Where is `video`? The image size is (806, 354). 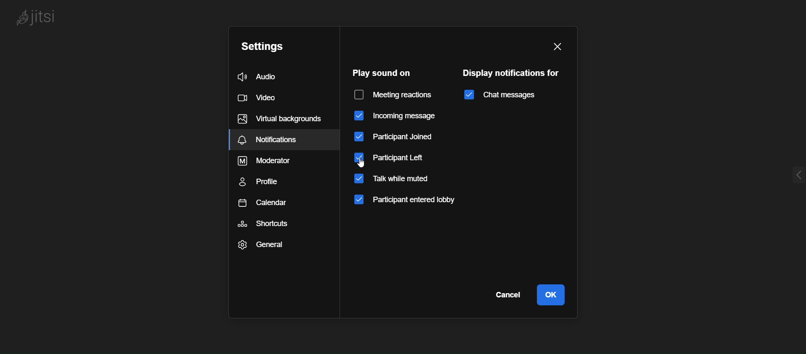
video is located at coordinates (260, 98).